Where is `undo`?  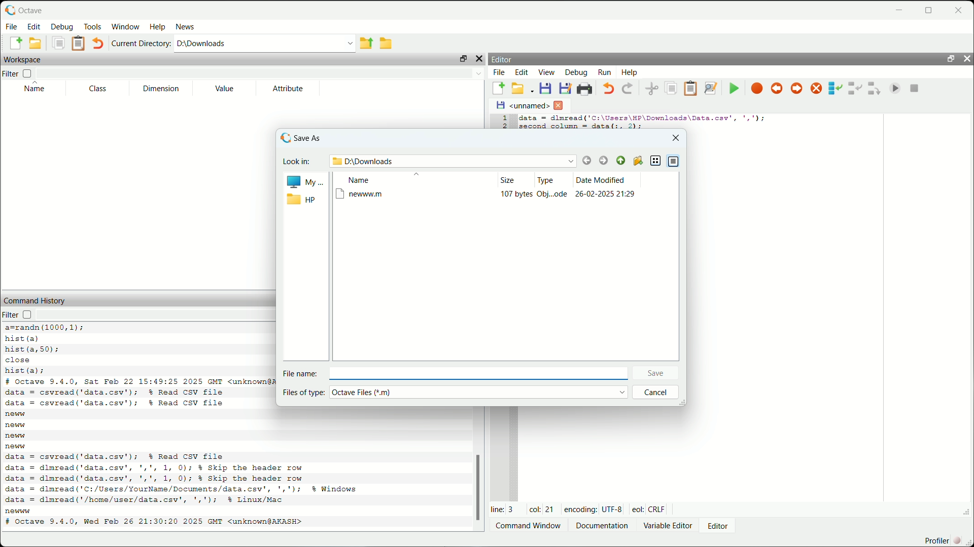 undo is located at coordinates (97, 45).